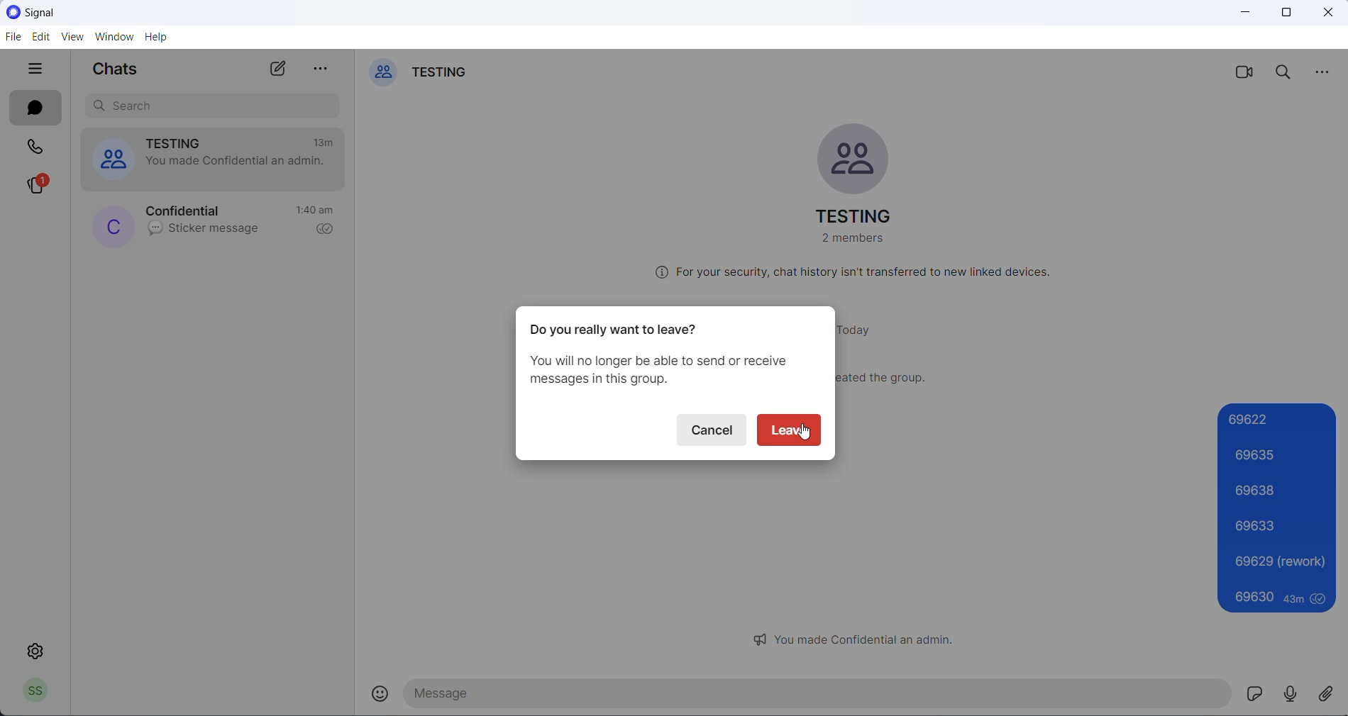  I want to click on search for chat, so click(215, 108).